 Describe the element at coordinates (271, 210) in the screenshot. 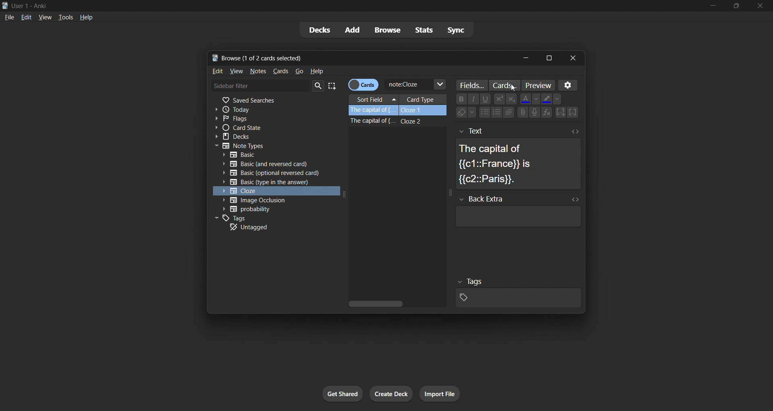

I see `probability filter` at that location.